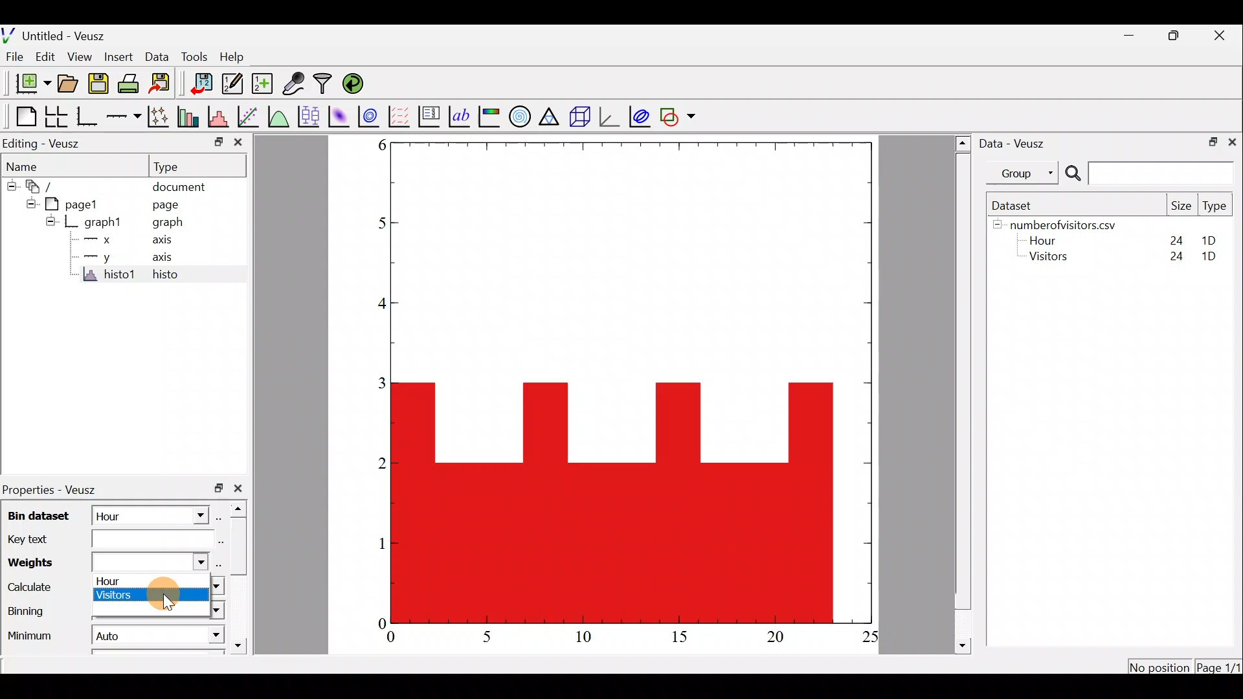 This screenshot has height=699, width=1243. I want to click on close, so click(1232, 143).